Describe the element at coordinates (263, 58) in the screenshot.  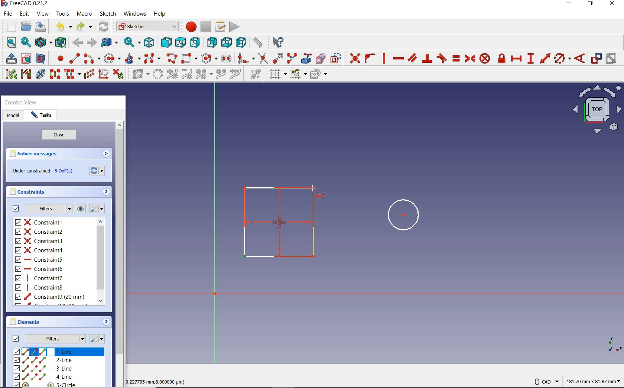
I see `trim edge` at that location.